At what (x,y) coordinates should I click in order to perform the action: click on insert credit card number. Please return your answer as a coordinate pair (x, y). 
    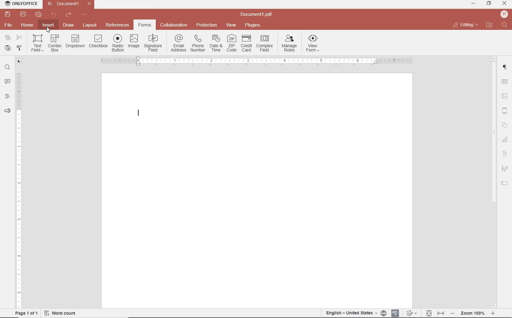
    Looking at the image, I should click on (247, 44).